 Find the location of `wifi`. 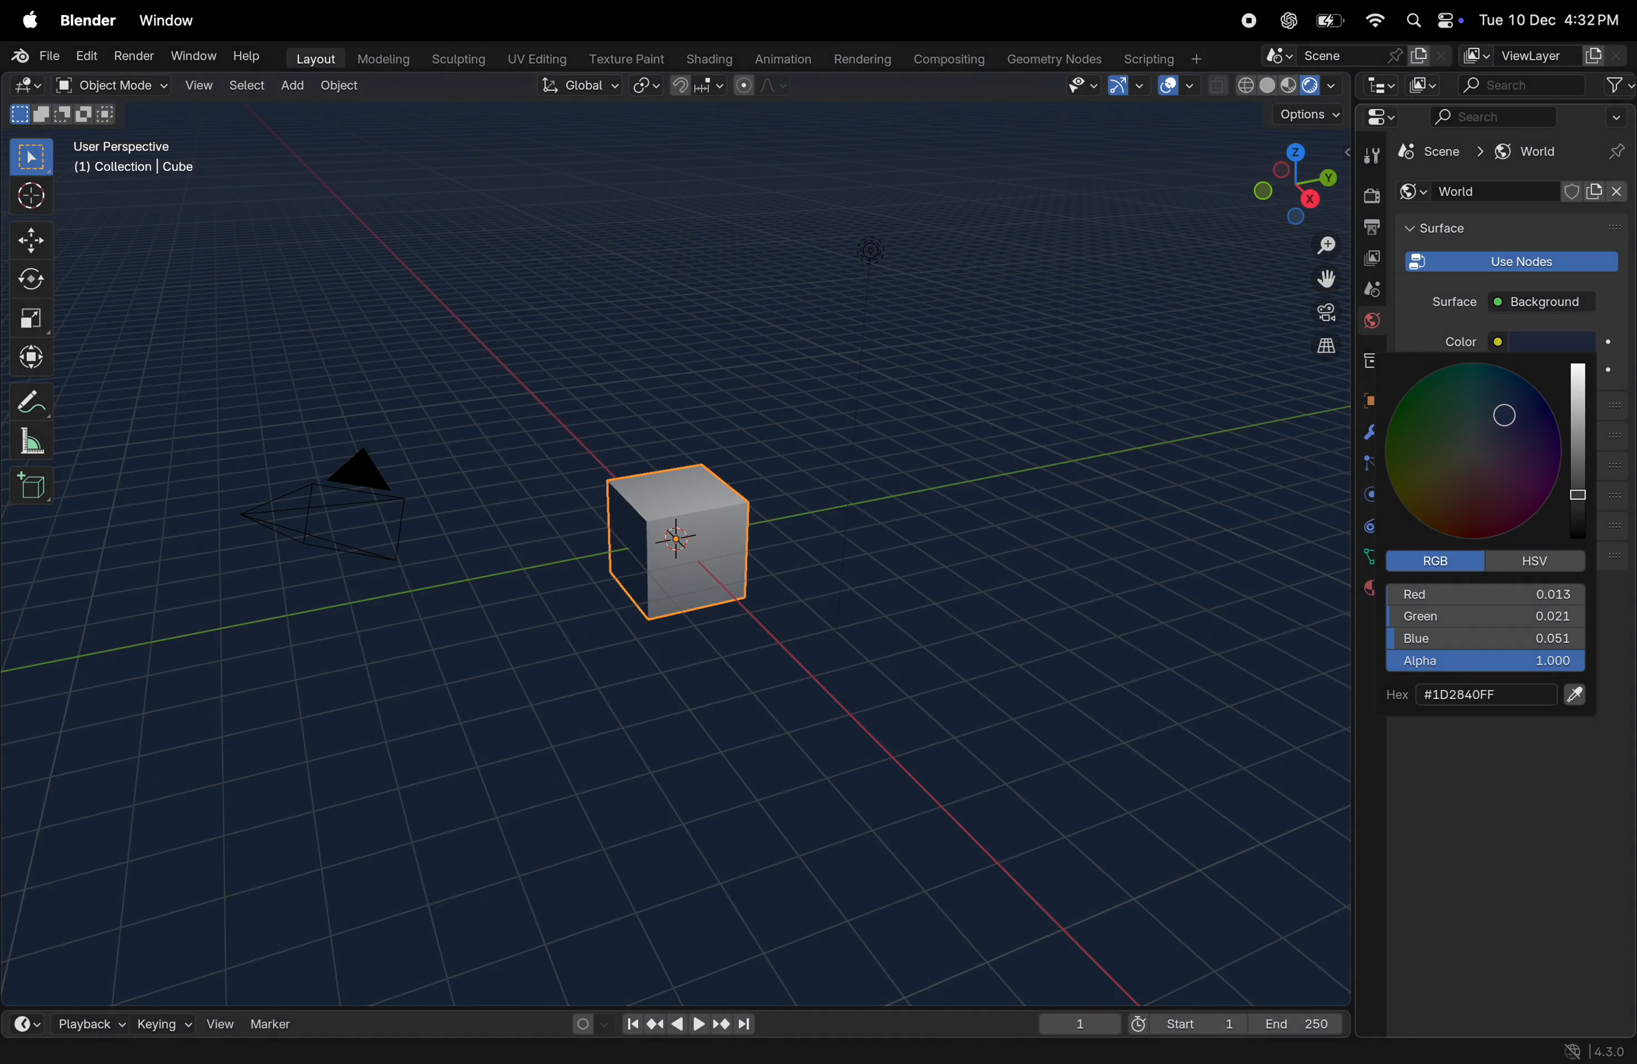

wifi is located at coordinates (1374, 20).